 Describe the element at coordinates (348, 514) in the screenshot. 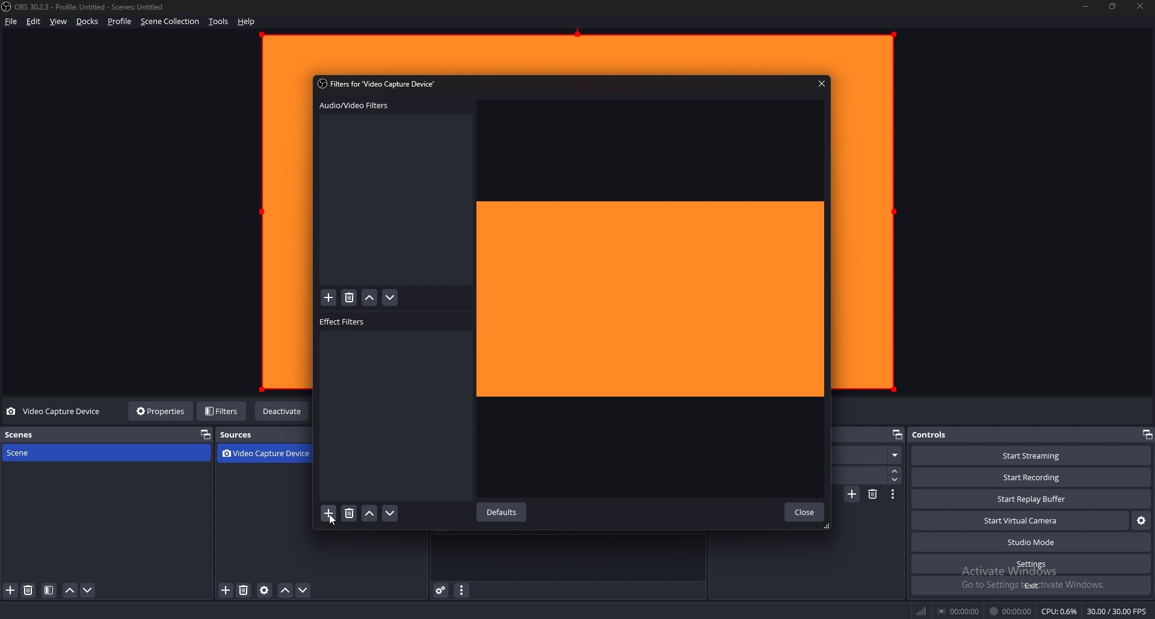

I see `remove filter` at that location.